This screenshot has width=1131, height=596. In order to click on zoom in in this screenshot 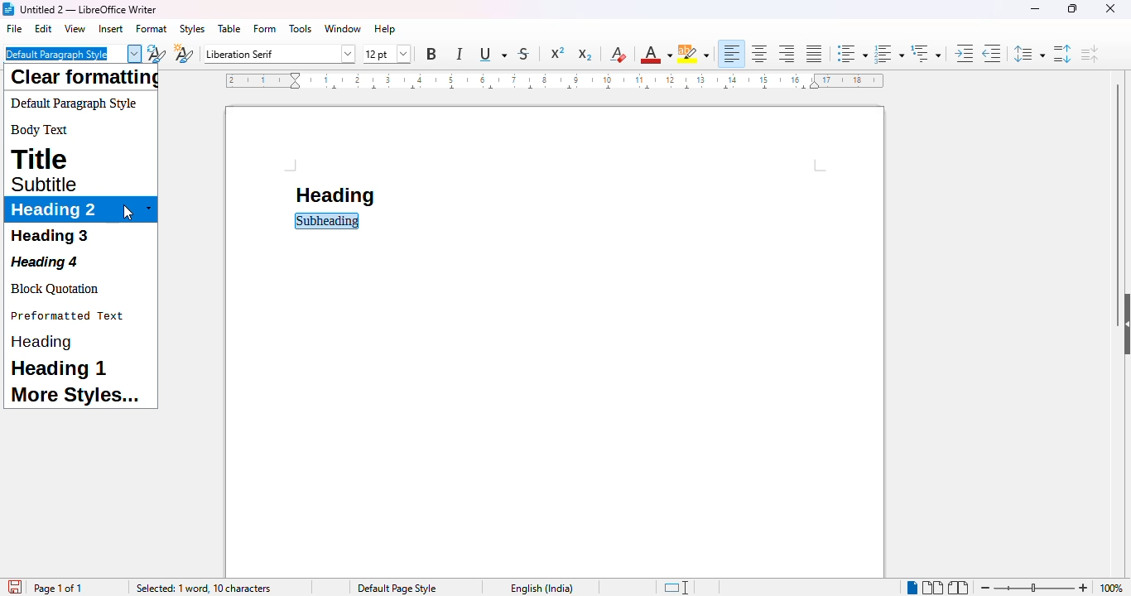, I will do `click(1083, 588)`.